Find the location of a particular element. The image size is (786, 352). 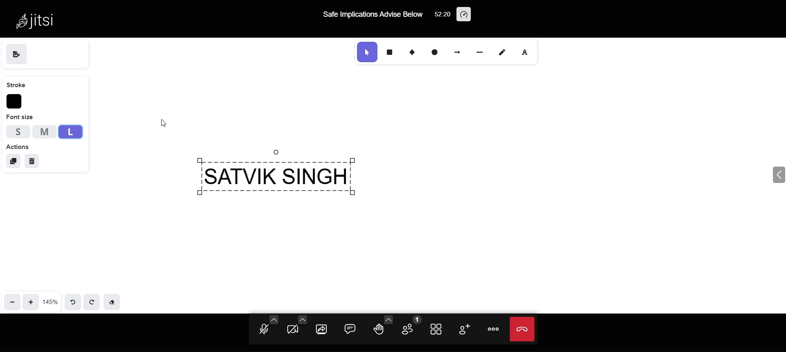

Diamond is located at coordinates (410, 51).